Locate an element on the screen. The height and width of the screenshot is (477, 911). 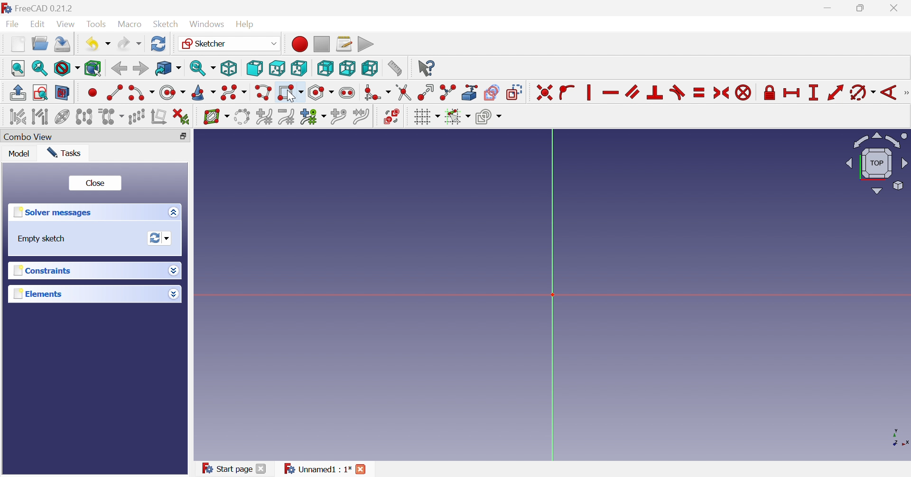
Undo is located at coordinates (97, 44).